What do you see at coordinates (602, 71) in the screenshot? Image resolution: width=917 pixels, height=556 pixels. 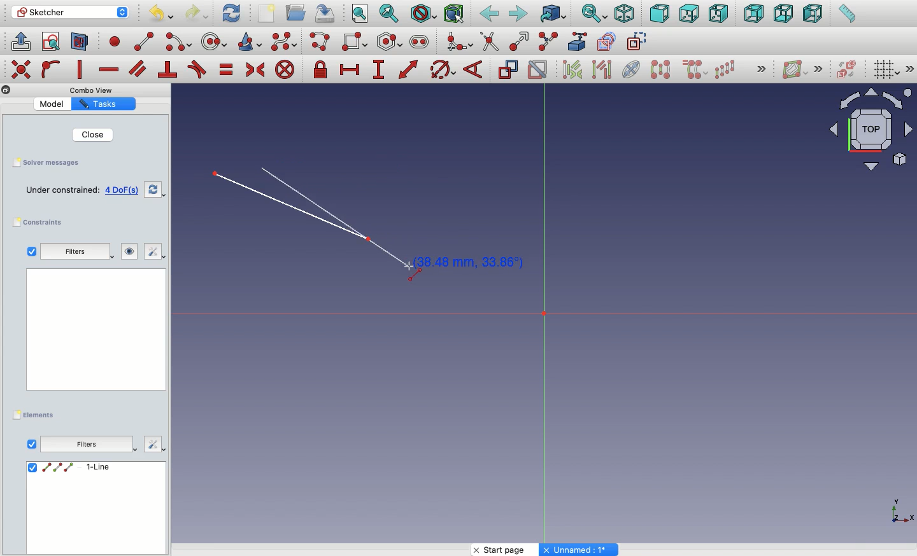 I see `Associated geometry` at bounding box center [602, 71].